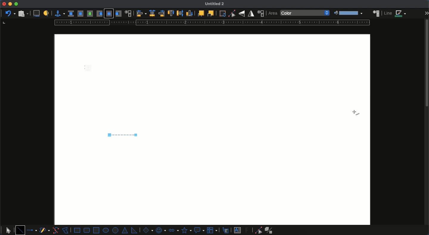 The image size is (429, 235). Describe the element at coordinates (20, 230) in the screenshot. I see `line` at that location.